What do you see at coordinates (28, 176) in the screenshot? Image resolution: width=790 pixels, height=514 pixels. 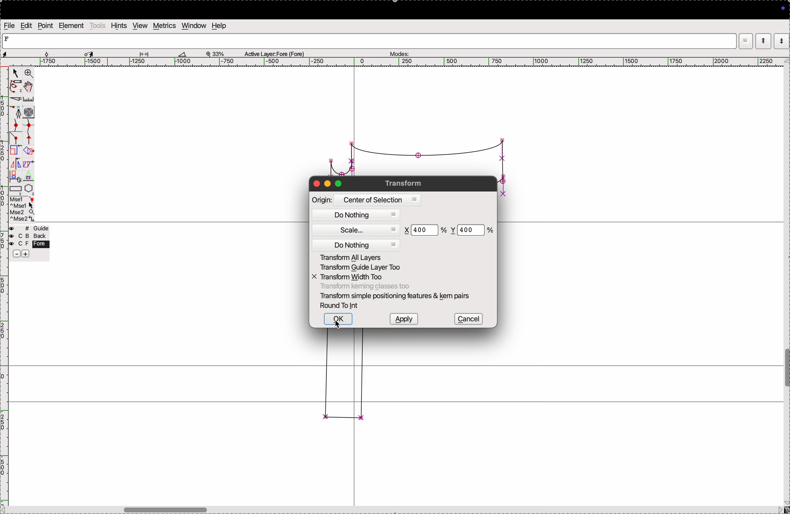 I see `Triangle` at bounding box center [28, 176].